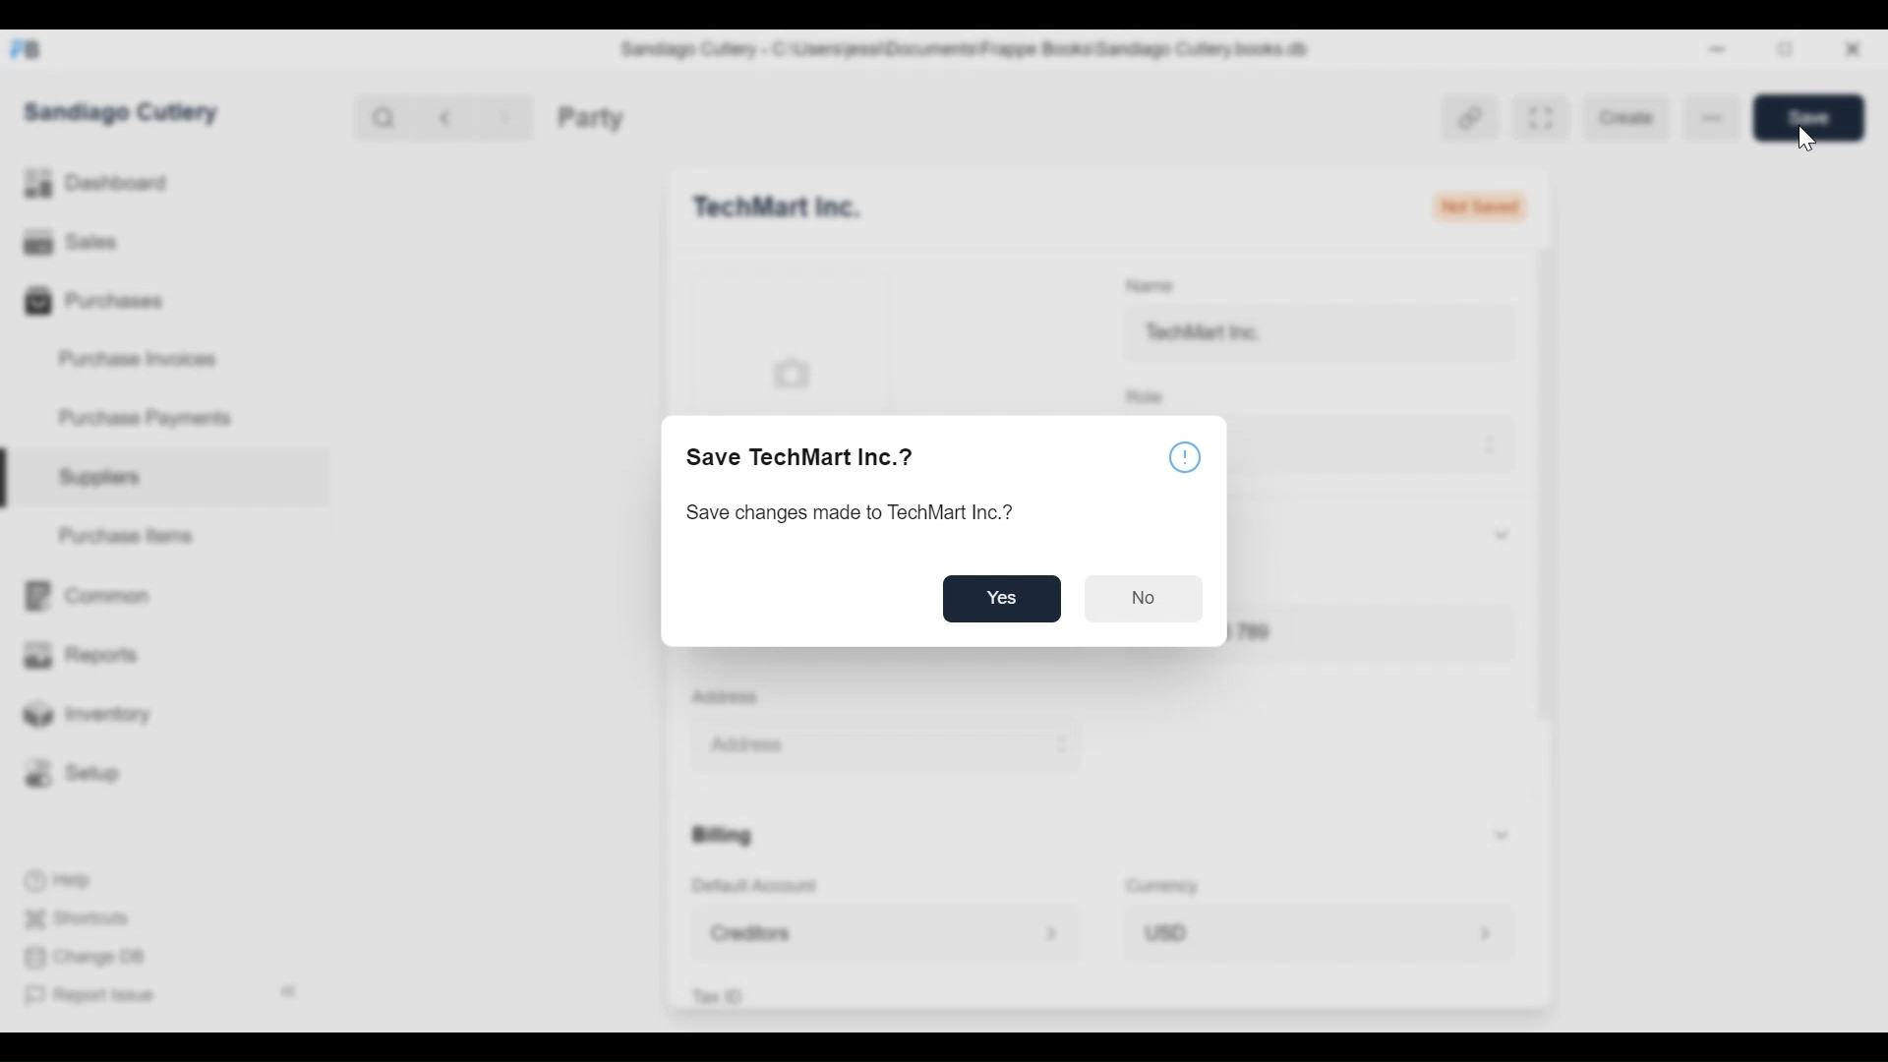  Describe the element at coordinates (803, 455) in the screenshot. I see `Save TechMart Inc.?` at that location.